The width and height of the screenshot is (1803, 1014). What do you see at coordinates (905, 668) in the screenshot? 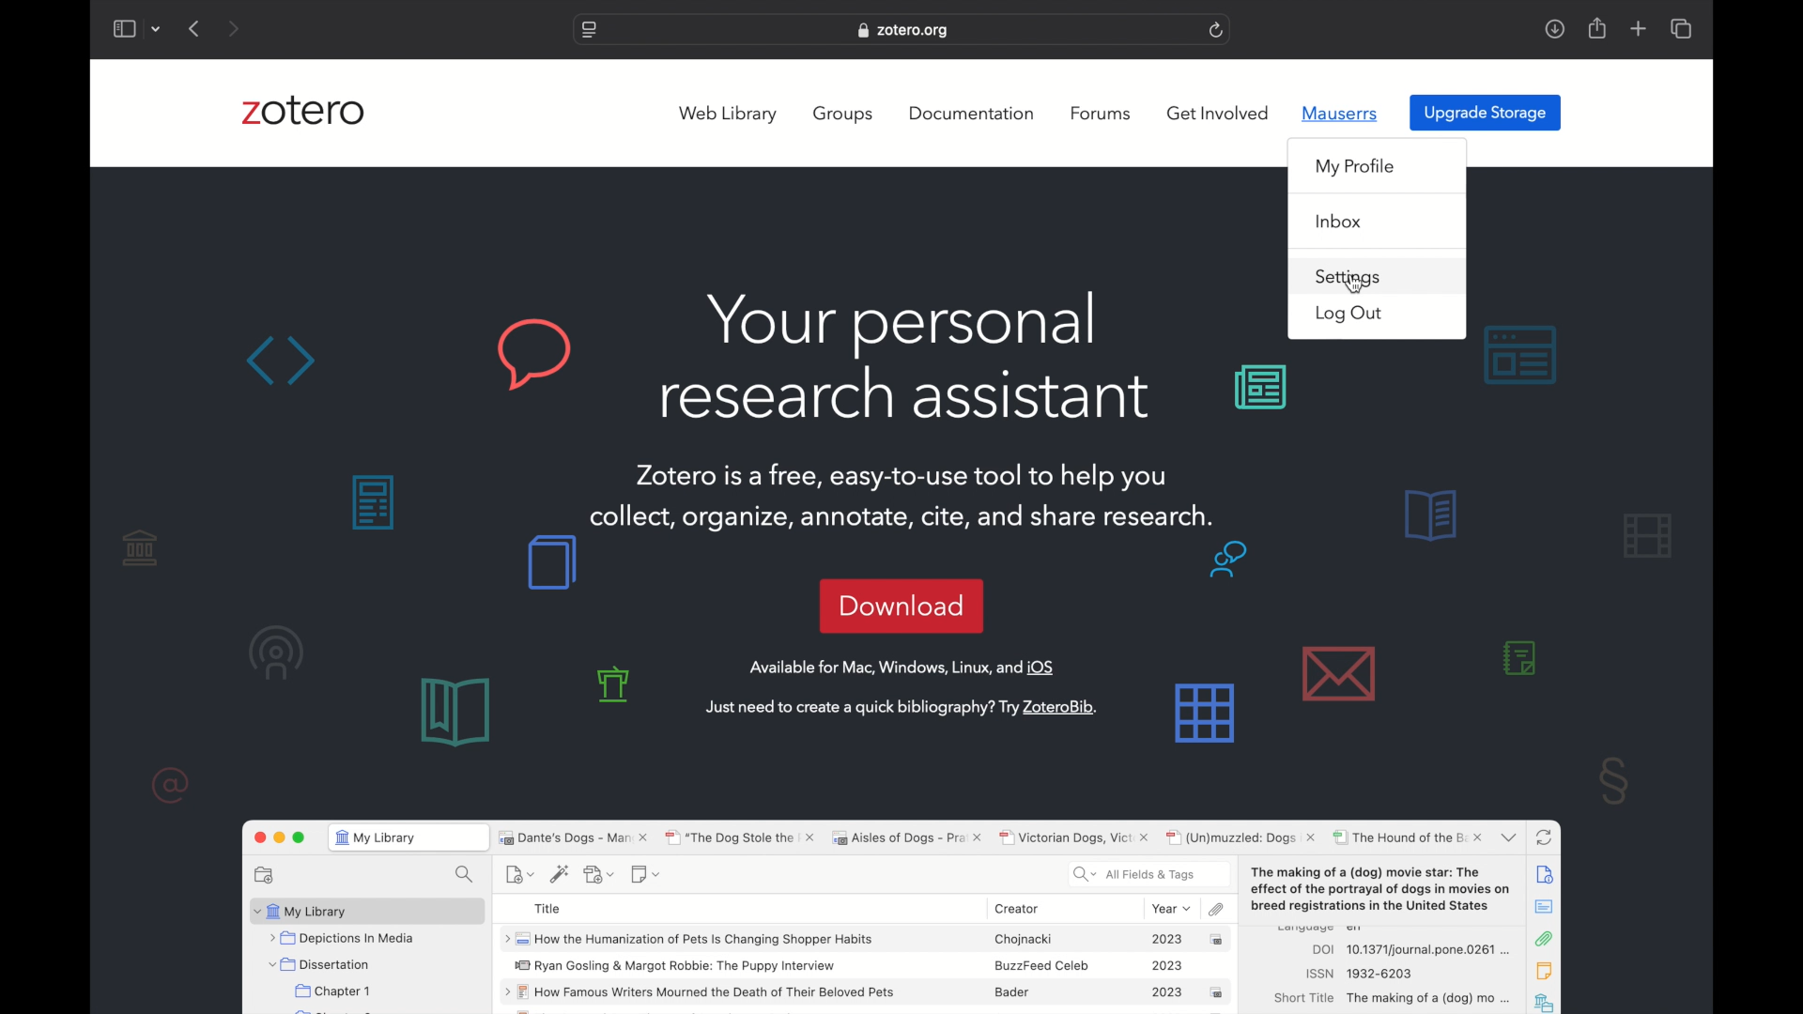
I see `Available for Mac, Windows, Linux, and iOS` at bounding box center [905, 668].